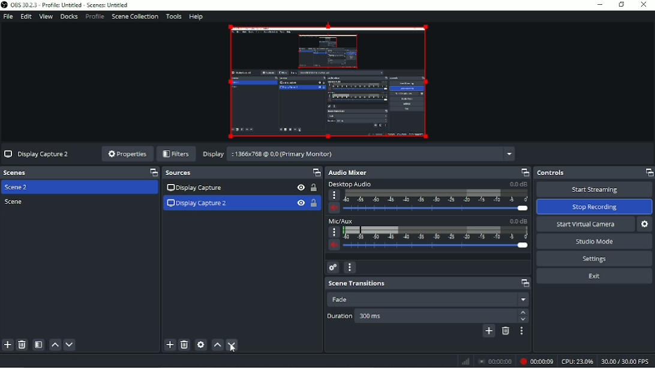 The image size is (655, 368). I want to click on Graph, so click(464, 362).